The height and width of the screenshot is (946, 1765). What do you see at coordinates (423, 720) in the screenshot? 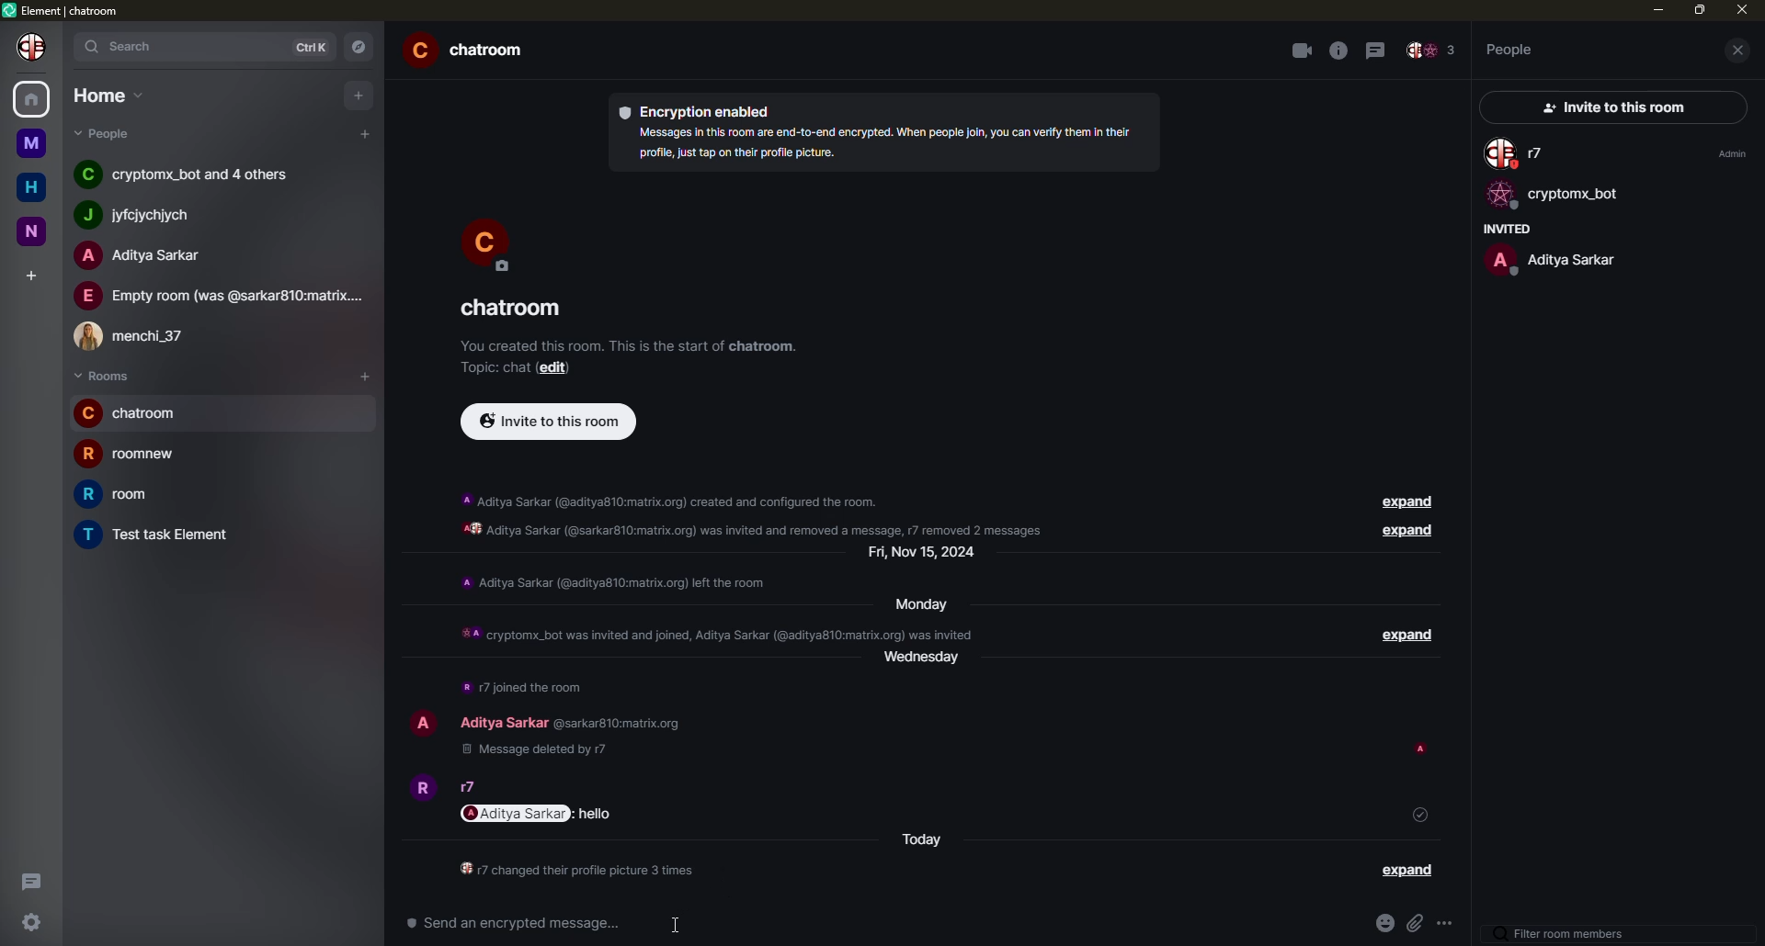
I see `profile` at bounding box center [423, 720].